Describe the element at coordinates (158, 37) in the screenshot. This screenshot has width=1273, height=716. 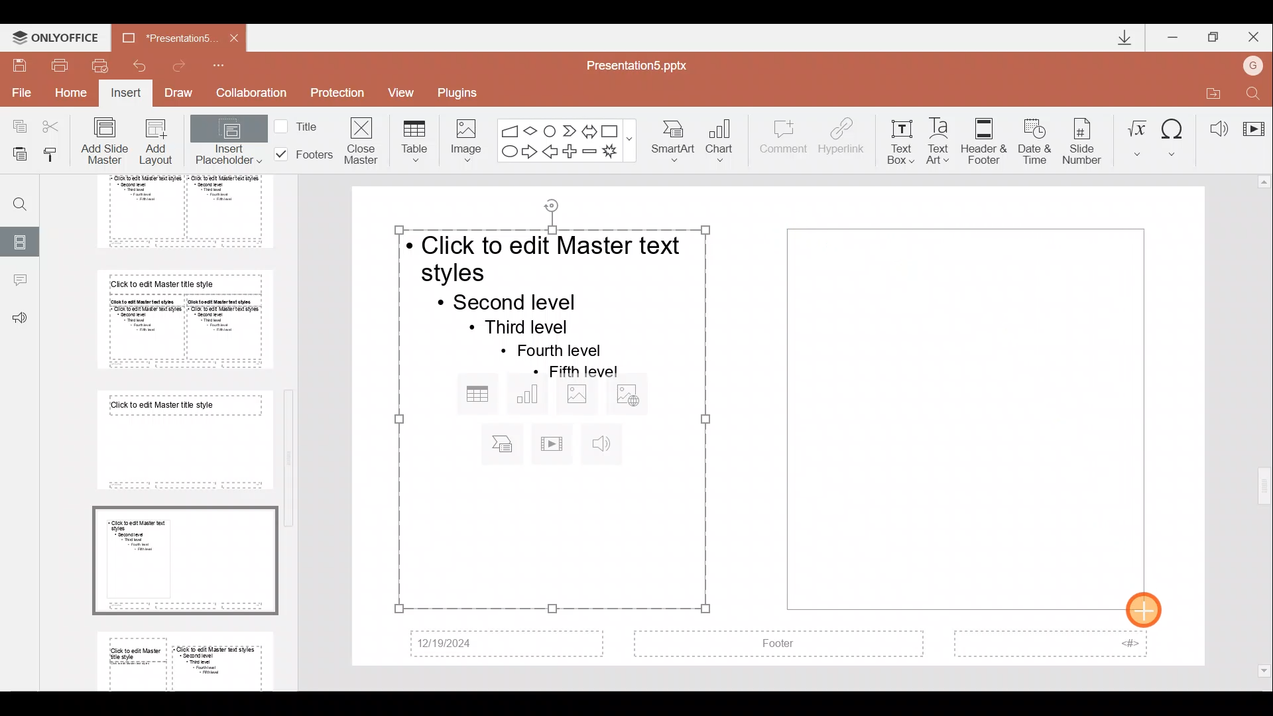
I see `Document name` at that location.